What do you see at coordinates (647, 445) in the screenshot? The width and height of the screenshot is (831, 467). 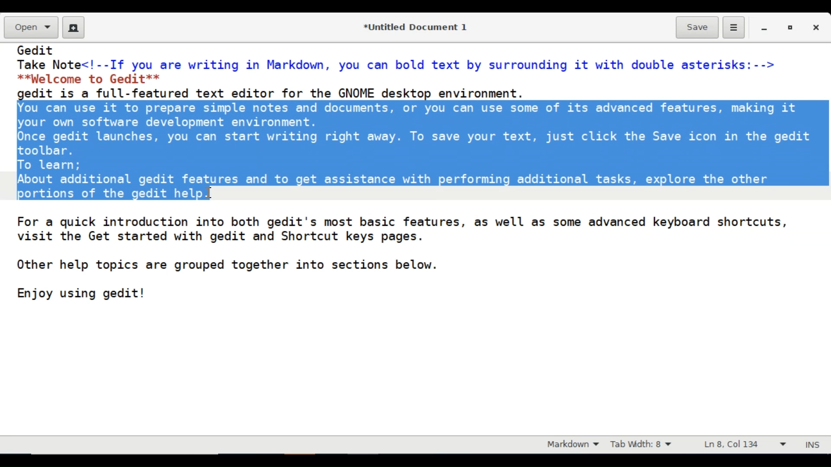 I see `Tab Width` at bounding box center [647, 445].